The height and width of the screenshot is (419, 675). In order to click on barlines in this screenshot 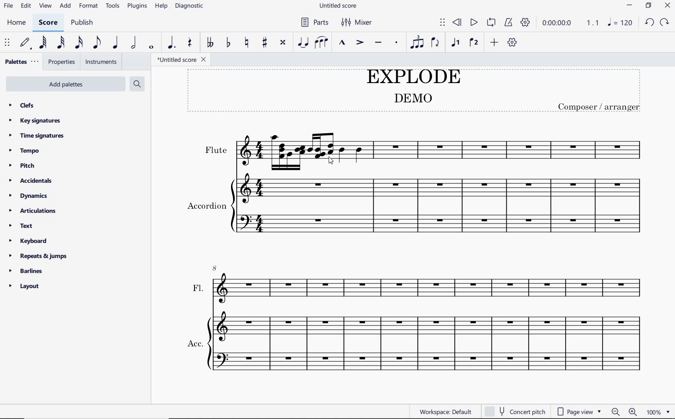, I will do `click(27, 271)`.